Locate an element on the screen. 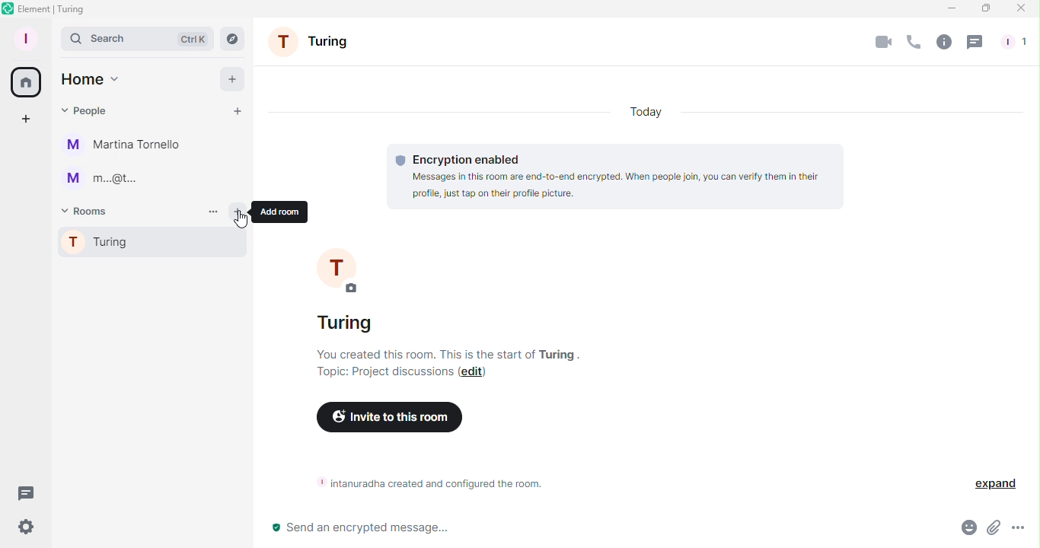 The height and width of the screenshot is (548, 1040). m...@t.. is located at coordinates (99, 179).